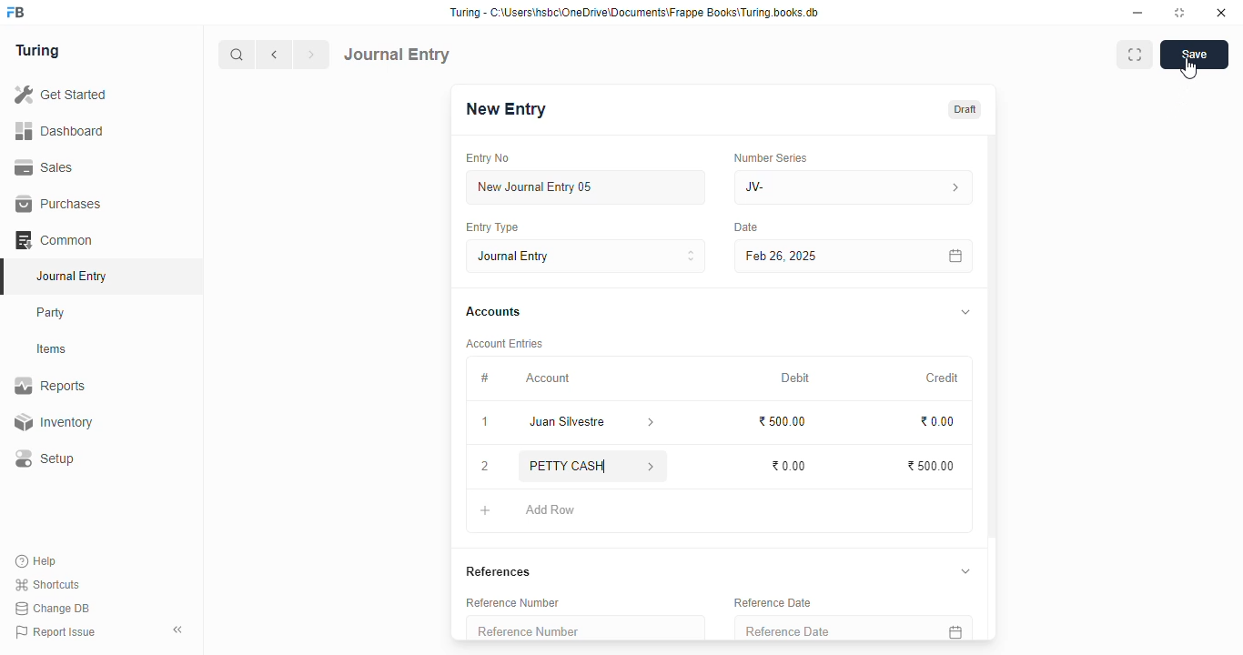  What do you see at coordinates (62, 95) in the screenshot?
I see `get started` at bounding box center [62, 95].